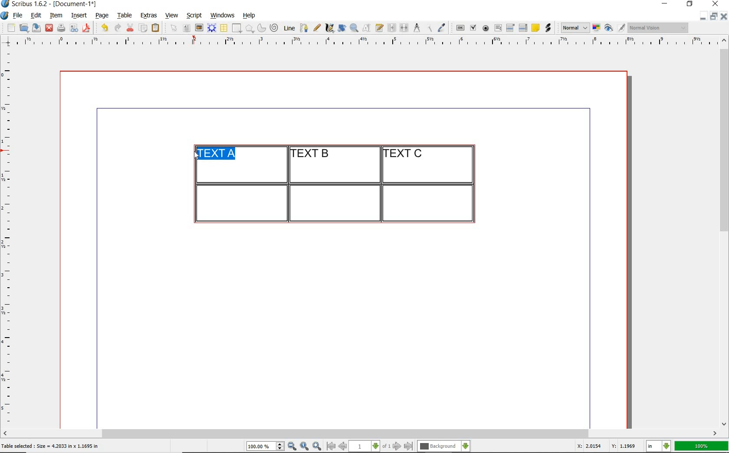 The width and height of the screenshot is (729, 453). Describe the element at coordinates (549, 28) in the screenshot. I see `link annotation` at that location.